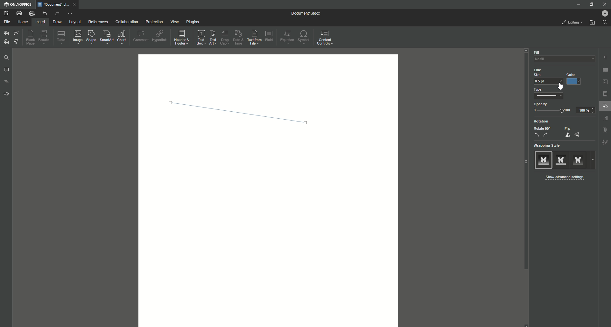  Describe the element at coordinates (200, 37) in the screenshot. I see `Text Box` at that location.